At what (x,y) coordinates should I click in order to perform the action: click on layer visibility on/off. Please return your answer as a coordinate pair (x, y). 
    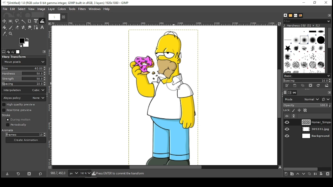
    Looking at the image, I should click on (287, 136).